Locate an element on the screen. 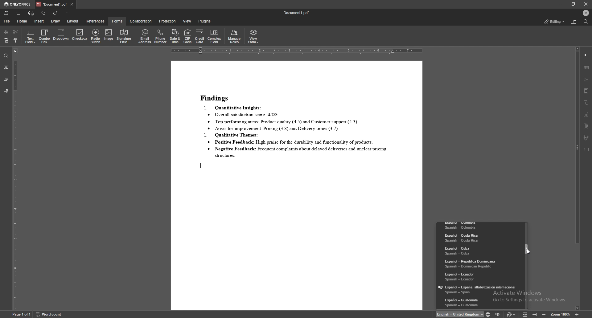  find is located at coordinates (586, 21).